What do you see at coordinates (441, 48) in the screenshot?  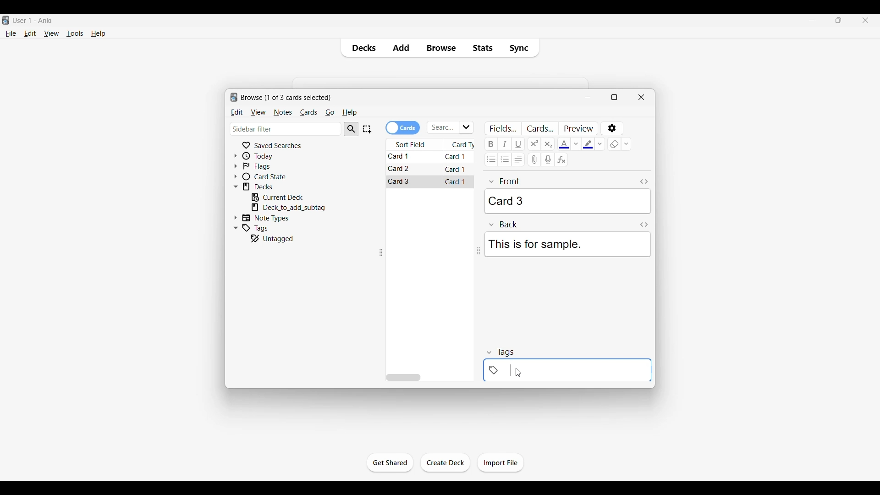 I see `Browse` at bounding box center [441, 48].